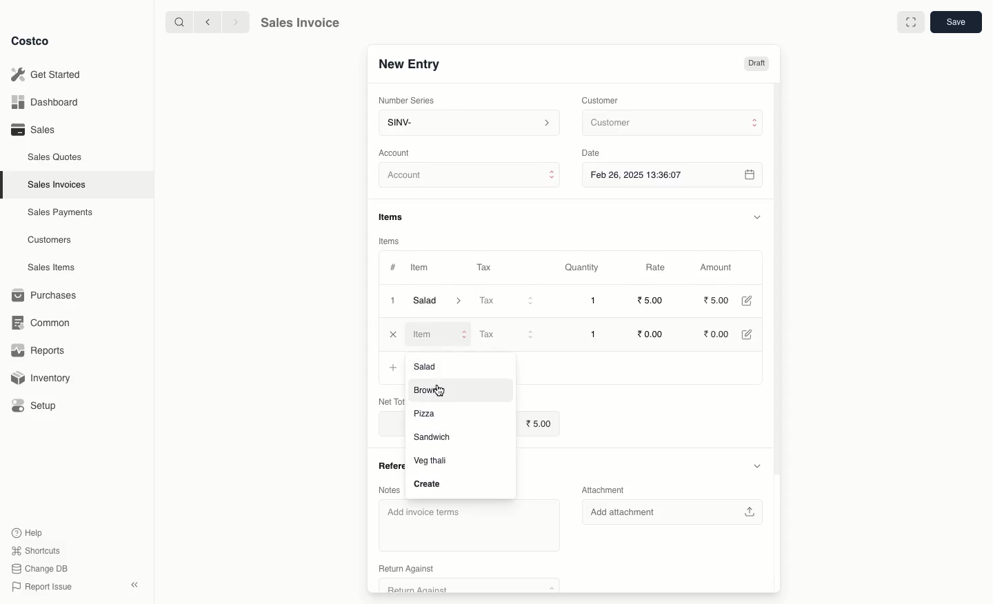 This screenshot has width=993, height=604. I want to click on 1, so click(593, 334).